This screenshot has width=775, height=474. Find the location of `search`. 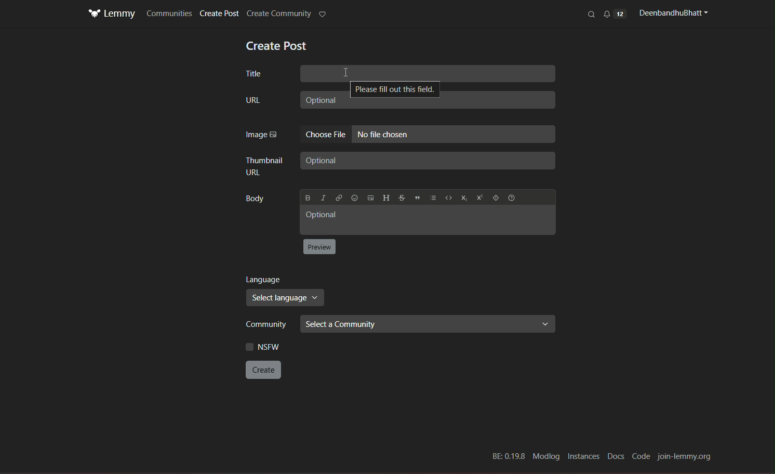

search is located at coordinates (592, 14).